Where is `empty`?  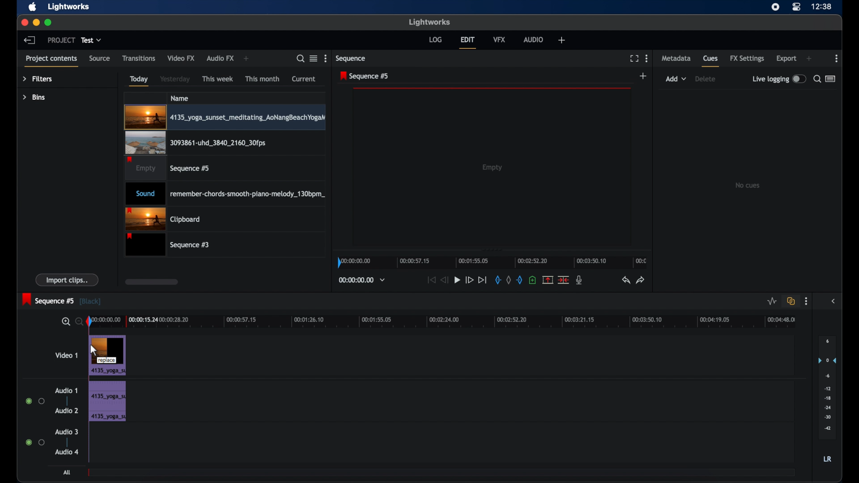 empty is located at coordinates (492, 168).